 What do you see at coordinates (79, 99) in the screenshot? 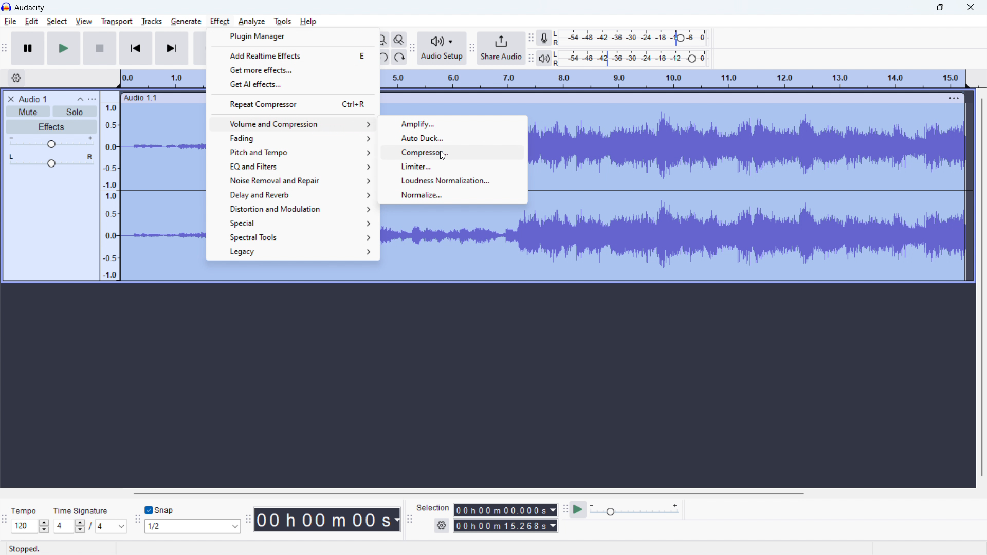
I see `collapse` at bounding box center [79, 99].